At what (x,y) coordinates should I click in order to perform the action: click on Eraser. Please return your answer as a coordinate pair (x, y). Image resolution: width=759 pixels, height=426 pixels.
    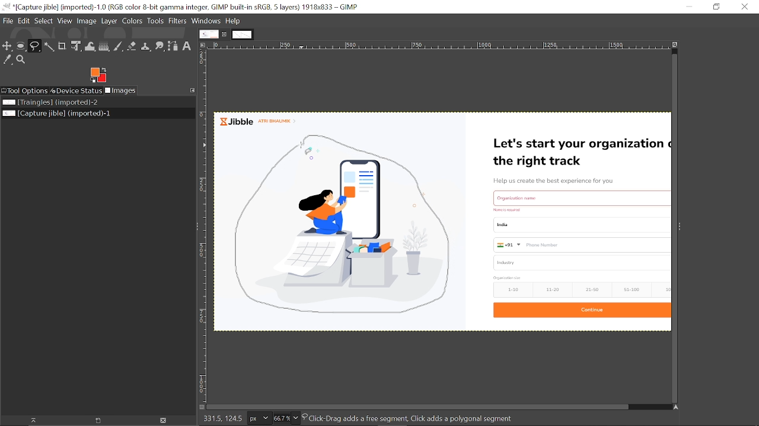
    Looking at the image, I should click on (132, 46).